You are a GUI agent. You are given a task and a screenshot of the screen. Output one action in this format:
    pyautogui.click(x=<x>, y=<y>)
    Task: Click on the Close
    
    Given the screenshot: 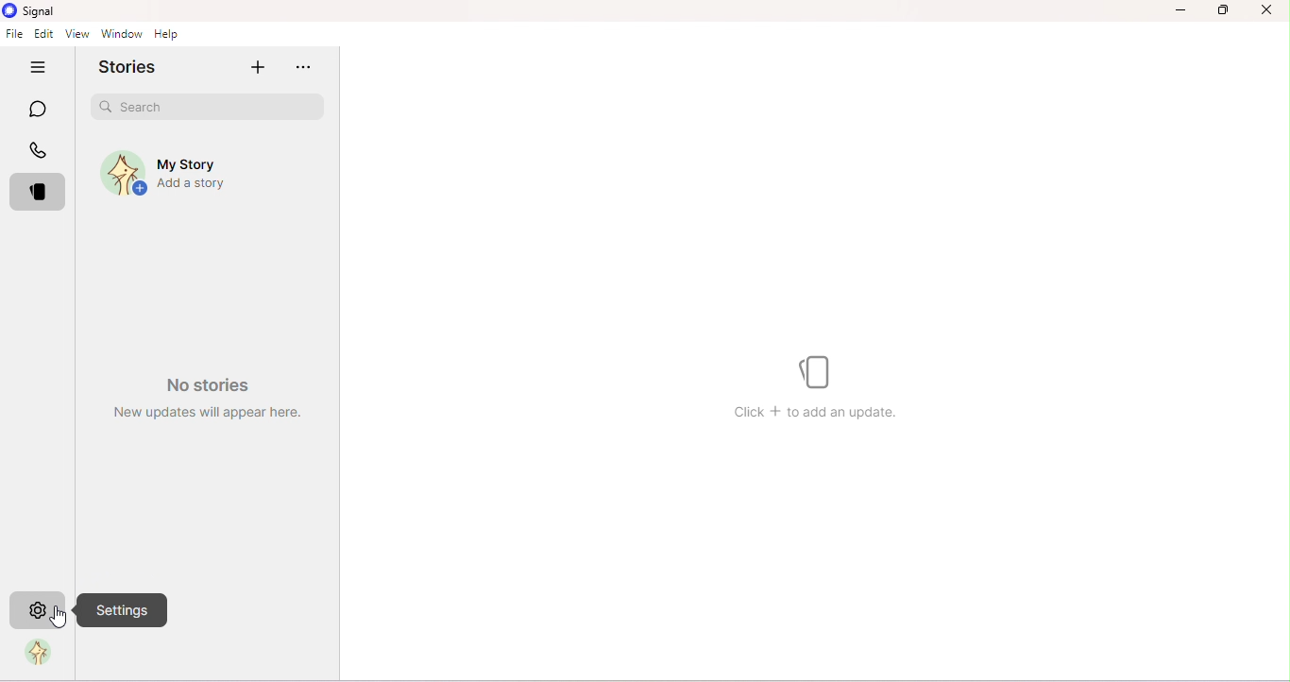 What is the action you would take?
    pyautogui.click(x=1265, y=11)
    